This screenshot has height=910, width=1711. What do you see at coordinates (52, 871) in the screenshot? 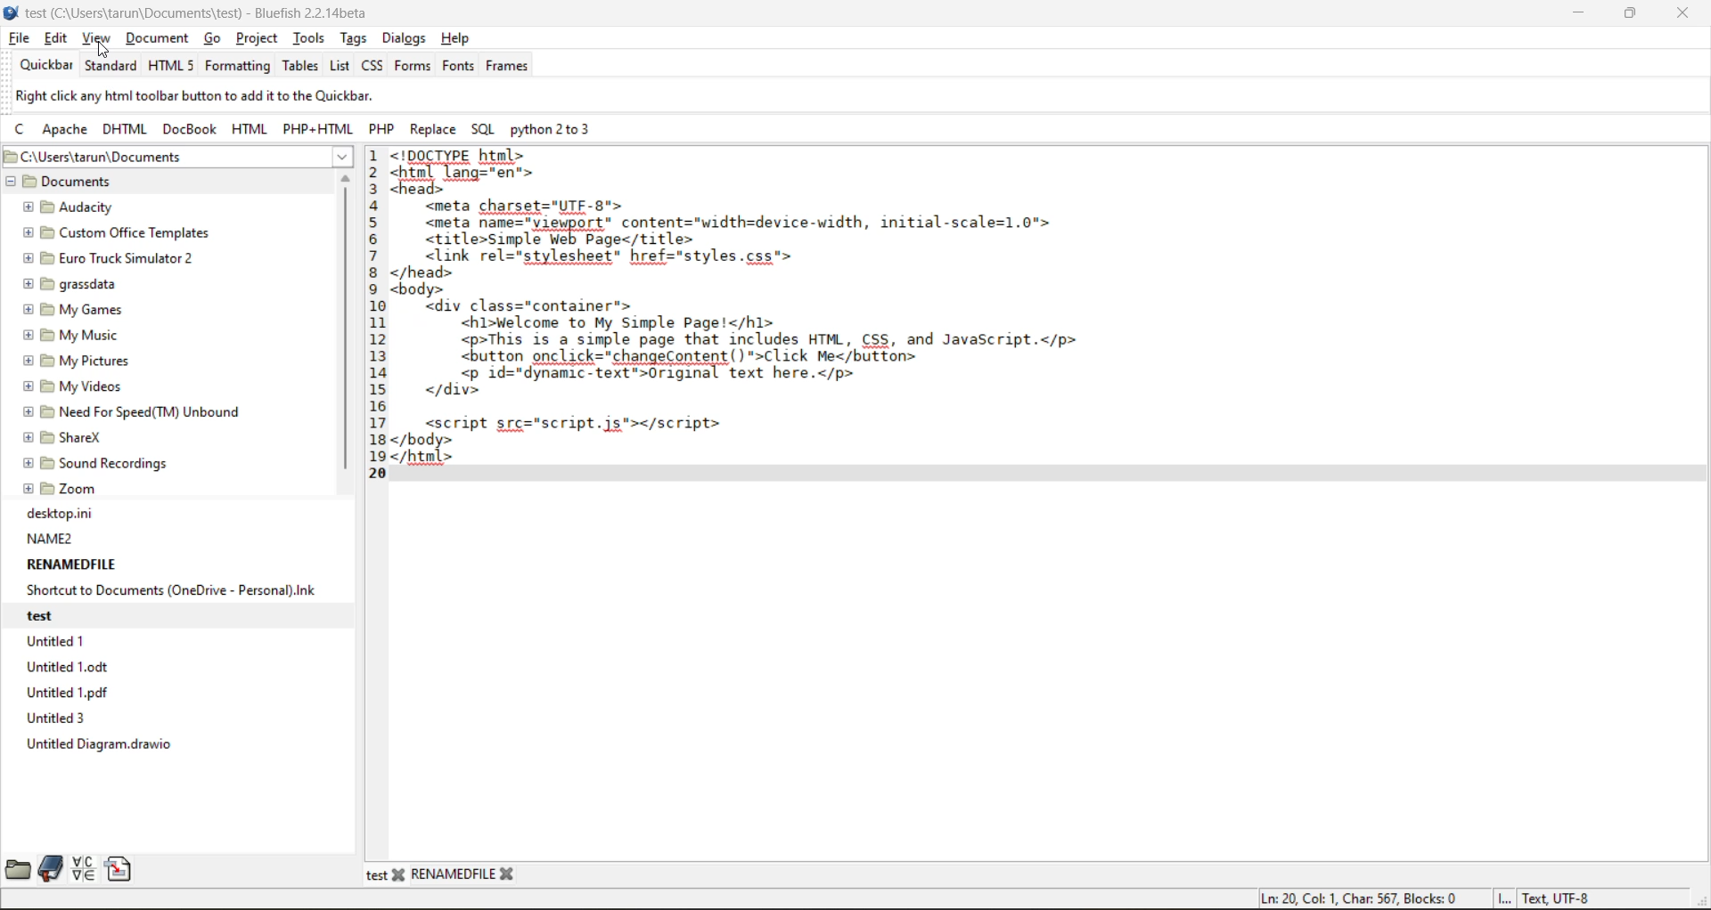
I see `bookmarks` at bounding box center [52, 871].